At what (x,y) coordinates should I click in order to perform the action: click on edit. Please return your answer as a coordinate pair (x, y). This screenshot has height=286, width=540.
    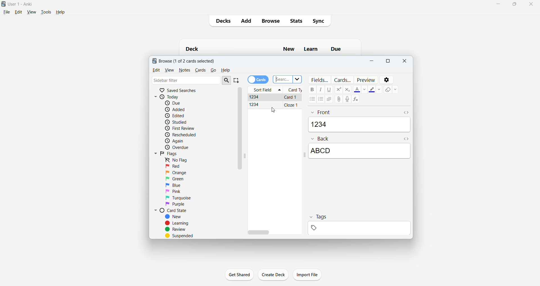
    Looking at the image, I should click on (157, 70).